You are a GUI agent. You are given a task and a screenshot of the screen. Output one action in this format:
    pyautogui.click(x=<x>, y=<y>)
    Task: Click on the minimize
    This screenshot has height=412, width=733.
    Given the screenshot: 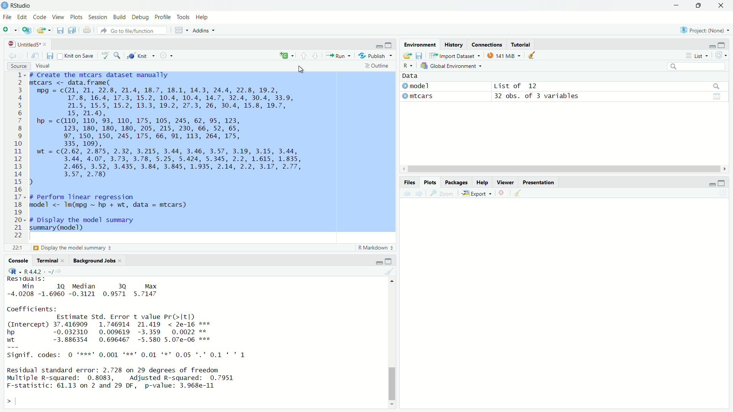 What is the action you would take?
    pyautogui.click(x=711, y=47)
    